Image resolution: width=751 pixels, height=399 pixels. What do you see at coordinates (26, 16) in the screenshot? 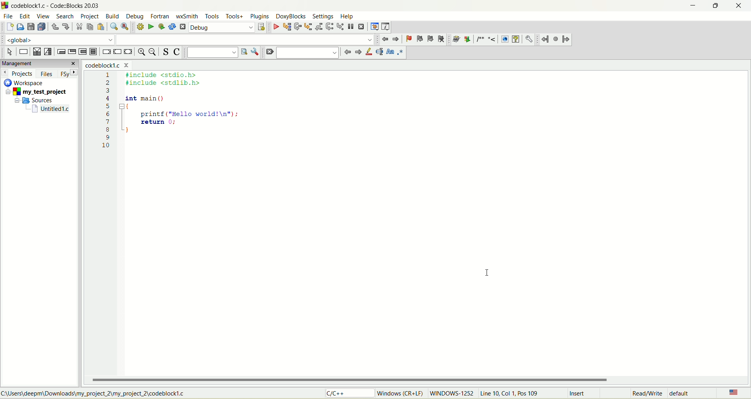
I see `edit` at bounding box center [26, 16].